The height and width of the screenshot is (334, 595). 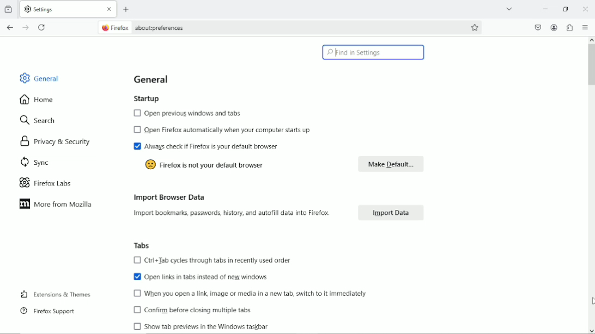 I want to click on scroll up, so click(x=591, y=40).